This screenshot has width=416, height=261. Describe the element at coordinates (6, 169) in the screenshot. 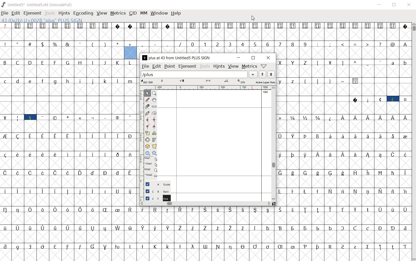

I see `special characters` at that location.